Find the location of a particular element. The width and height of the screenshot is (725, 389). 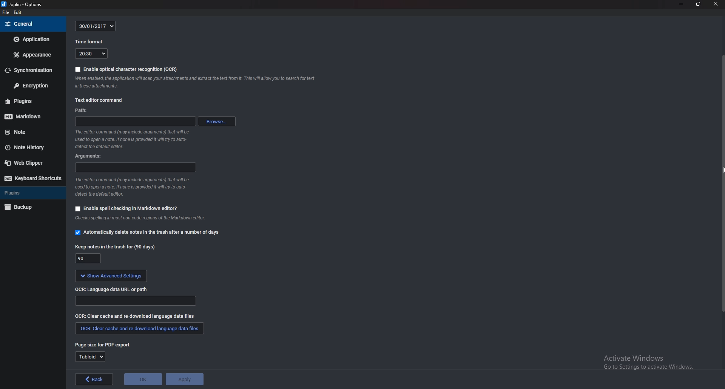

enable spell checking is located at coordinates (135, 207).